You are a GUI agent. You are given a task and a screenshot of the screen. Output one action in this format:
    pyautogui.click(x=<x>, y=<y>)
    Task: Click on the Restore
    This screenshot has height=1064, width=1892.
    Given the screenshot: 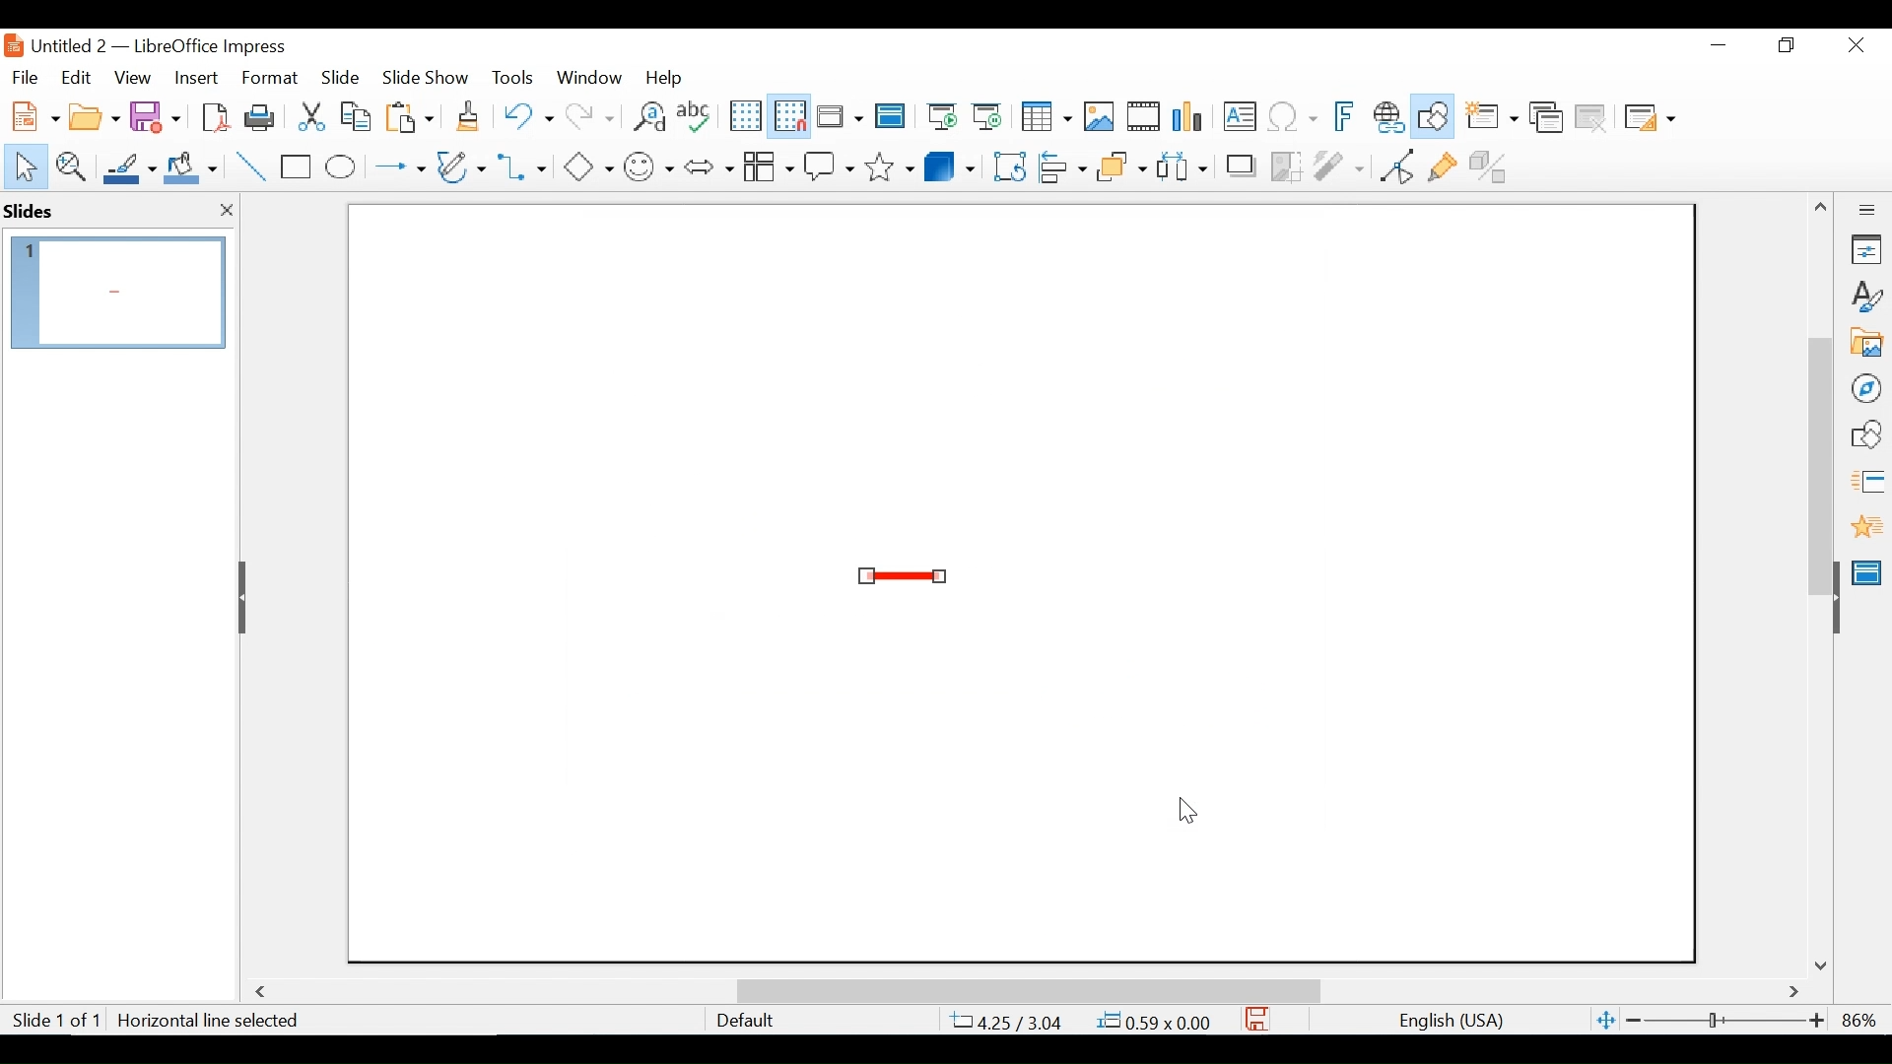 What is the action you would take?
    pyautogui.click(x=1784, y=45)
    